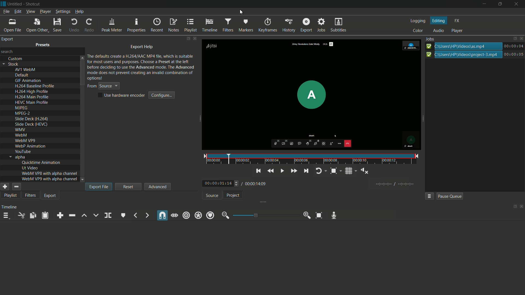 This screenshot has height=295, width=525. What do you see at coordinates (257, 170) in the screenshot?
I see `skip to the previous point` at bounding box center [257, 170].